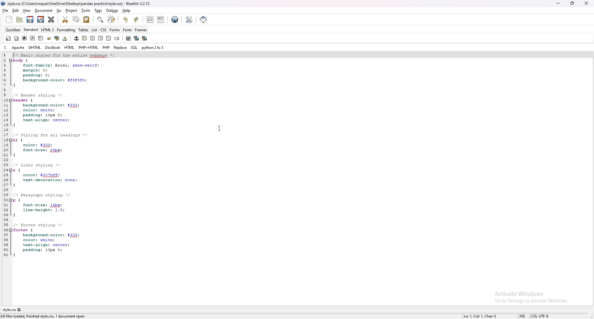 This screenshot has height=319, width=594. What do you see at coordinates (4, 3) in the screenshot?
I see `logo` at bounding box center [4, 3].